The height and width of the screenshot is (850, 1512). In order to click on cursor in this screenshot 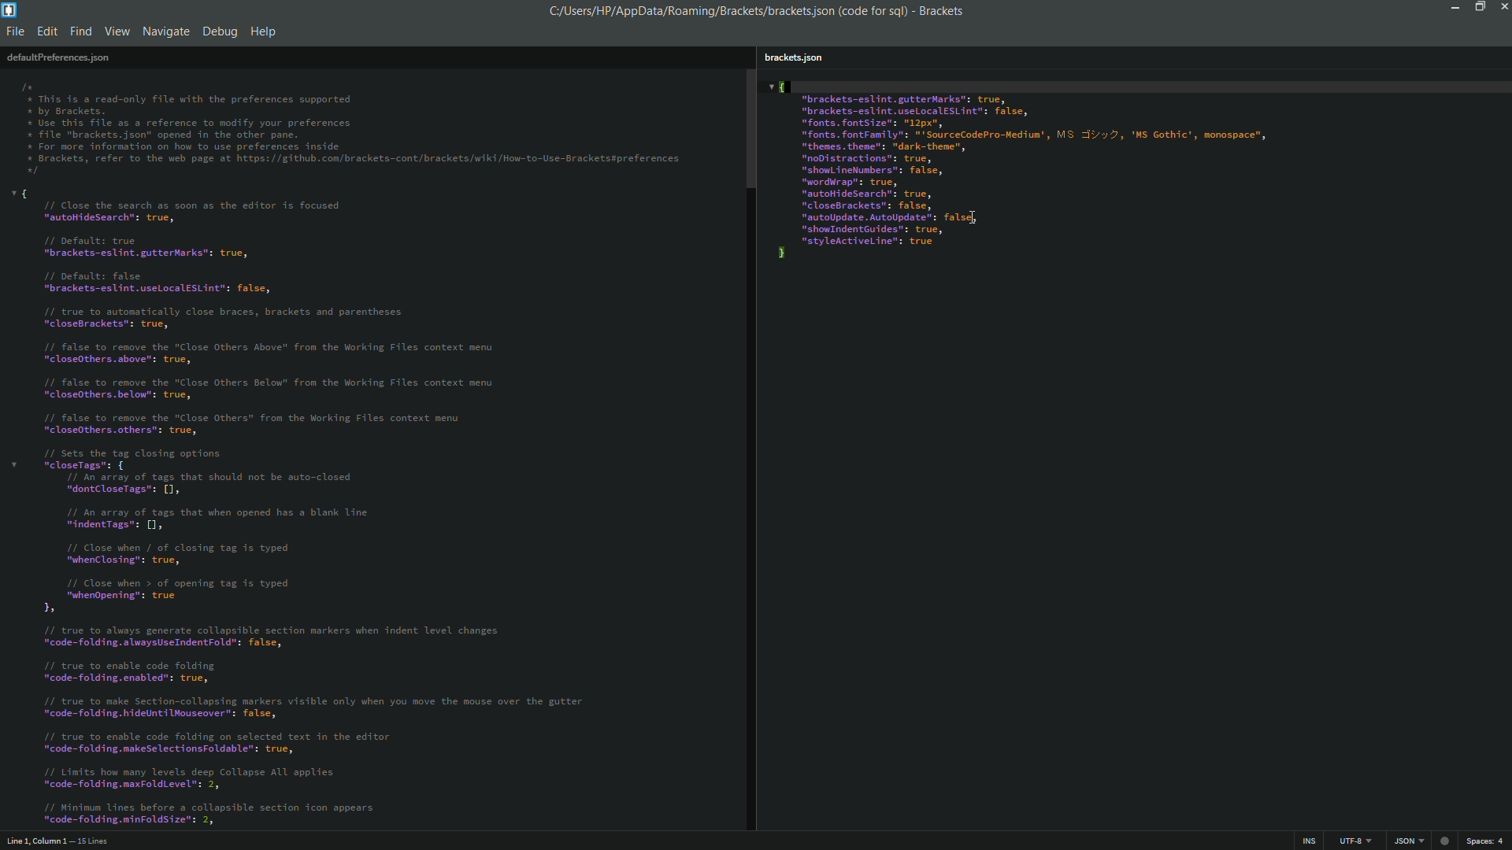, I will do `click(973, 222)`.